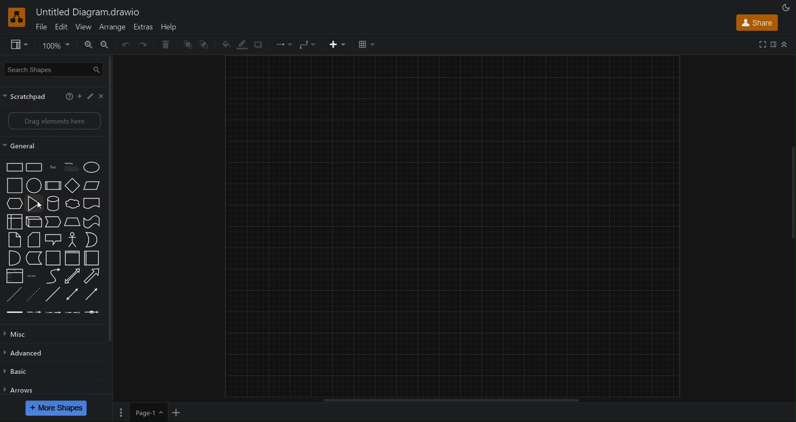  Describe the element at coordinates (164, 44) in the screenshot. I see `Delete` at that location.